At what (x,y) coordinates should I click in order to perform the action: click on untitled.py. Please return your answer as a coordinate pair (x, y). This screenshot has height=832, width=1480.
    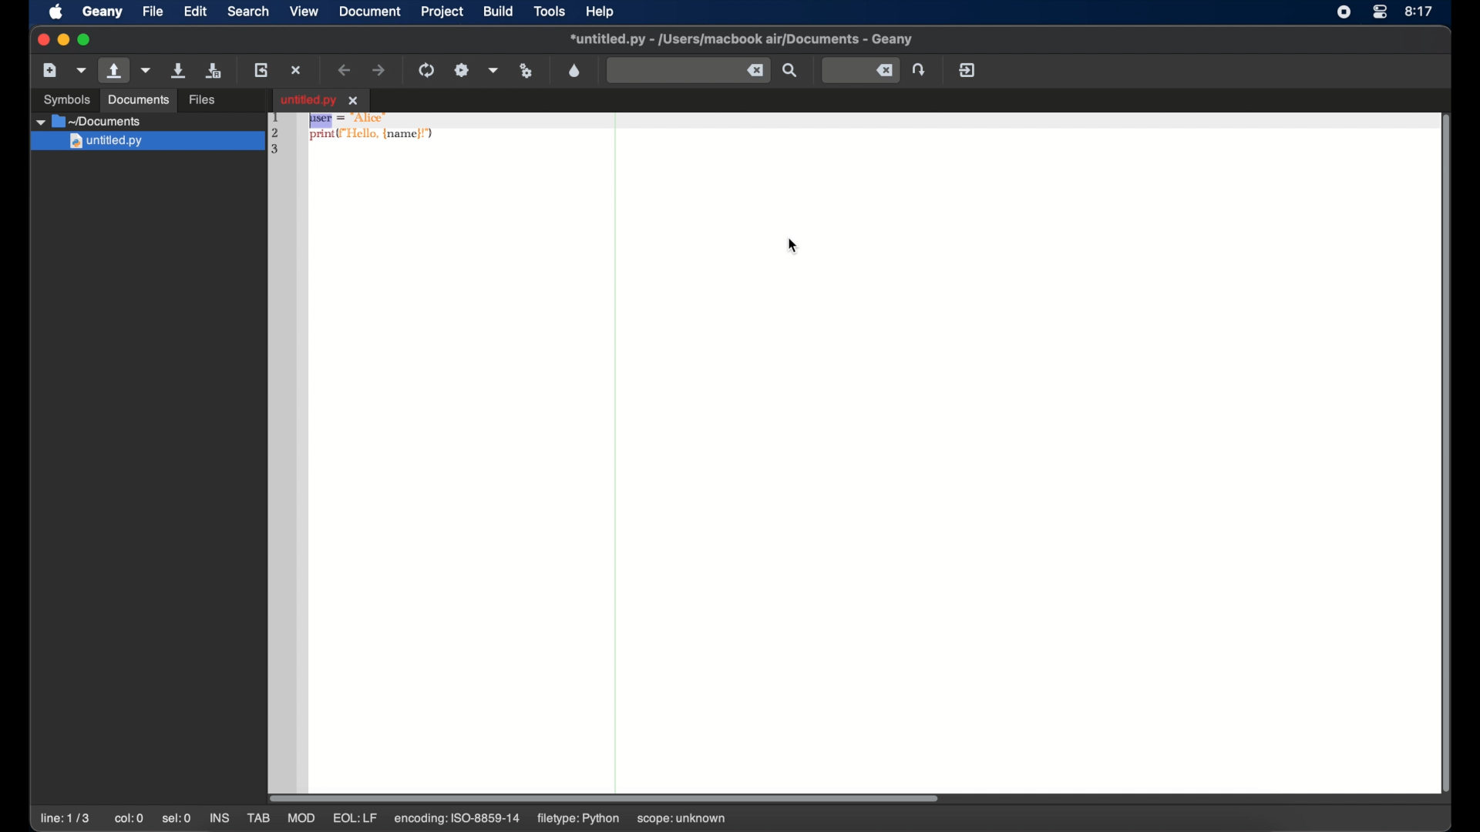
    Looking at the image, I should click on (150, 121).